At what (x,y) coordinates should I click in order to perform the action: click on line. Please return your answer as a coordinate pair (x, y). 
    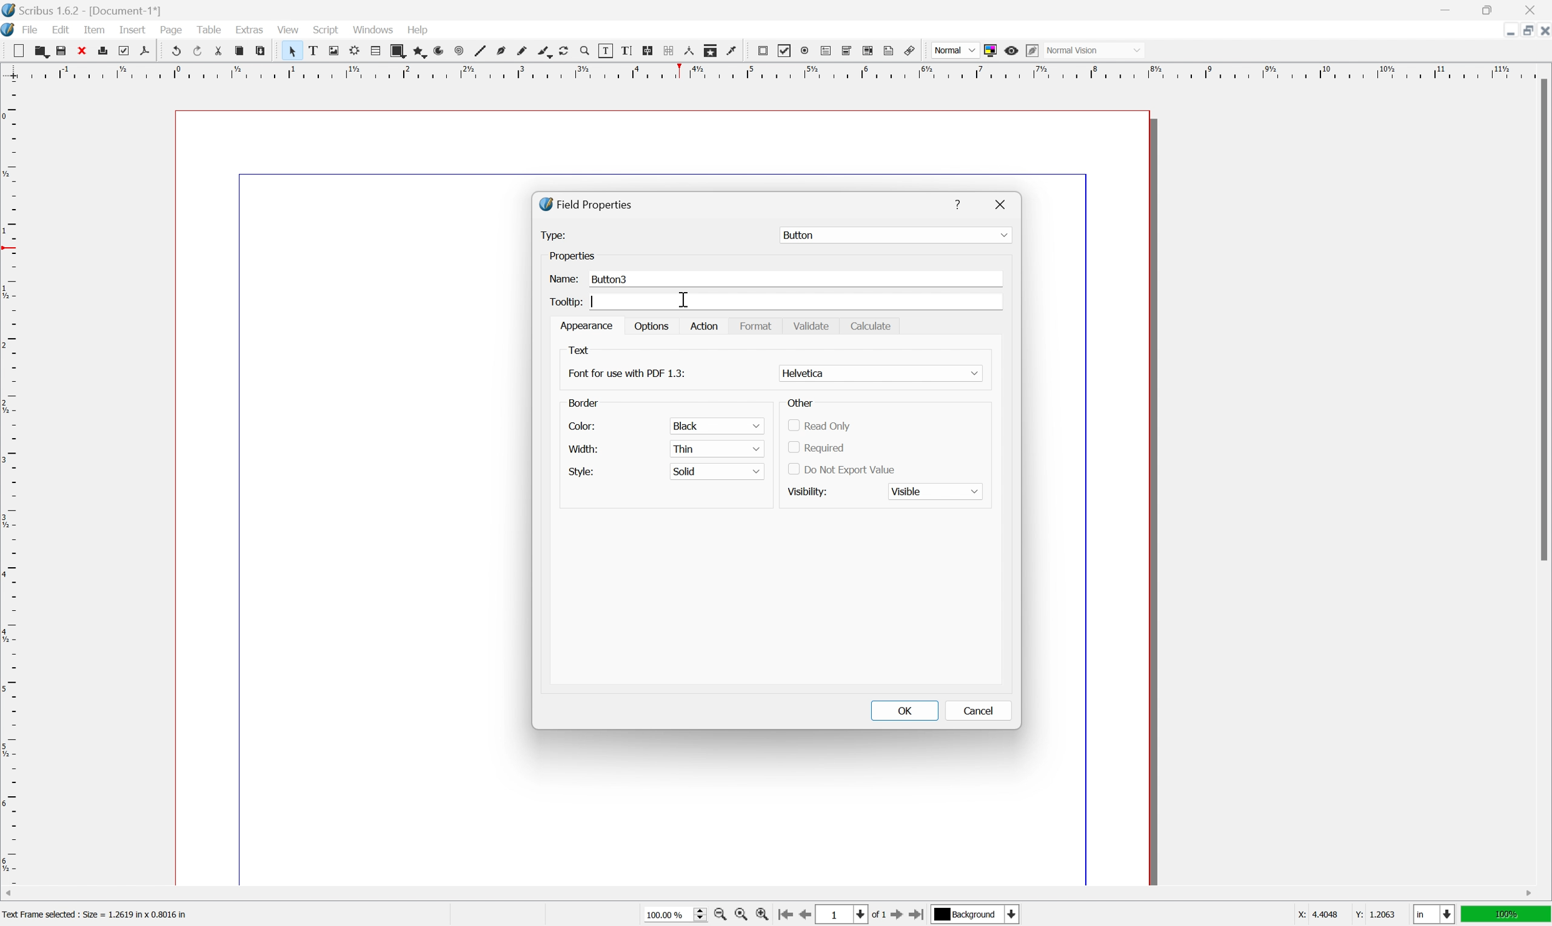
    Looking at the image, I should click on (480, 51).